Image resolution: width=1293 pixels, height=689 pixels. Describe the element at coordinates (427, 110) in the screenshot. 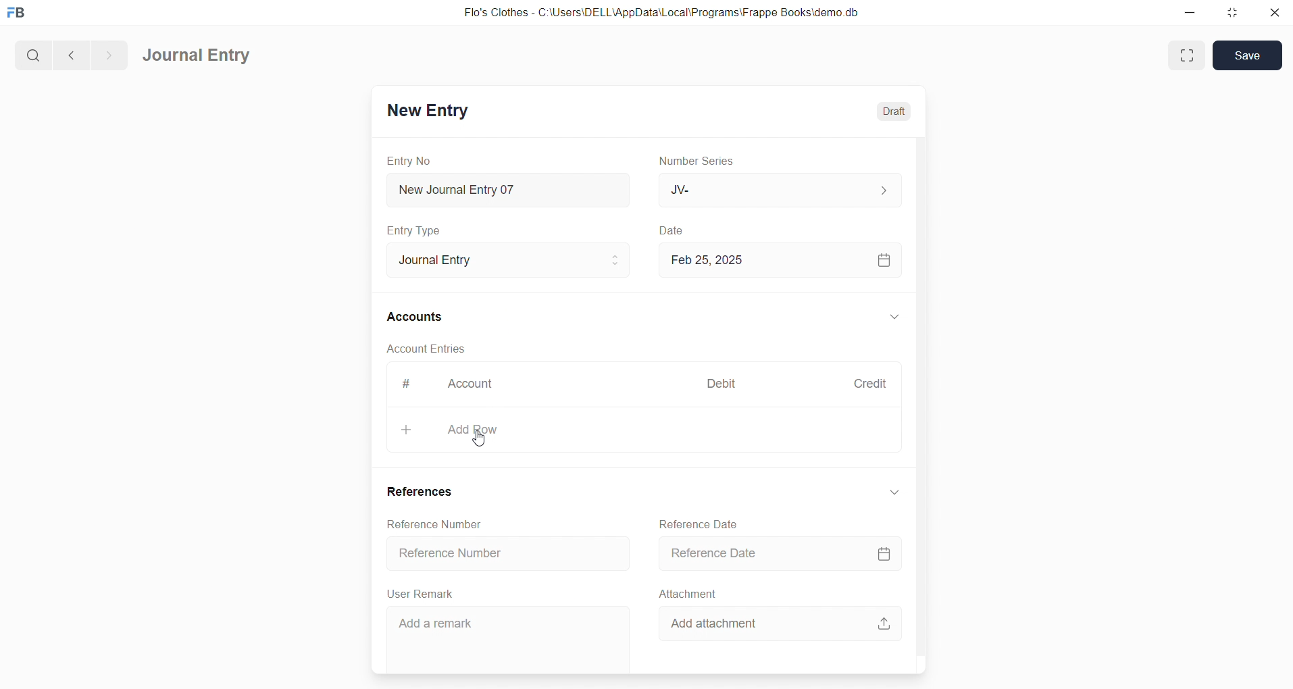

I see `New Entry` at that location.